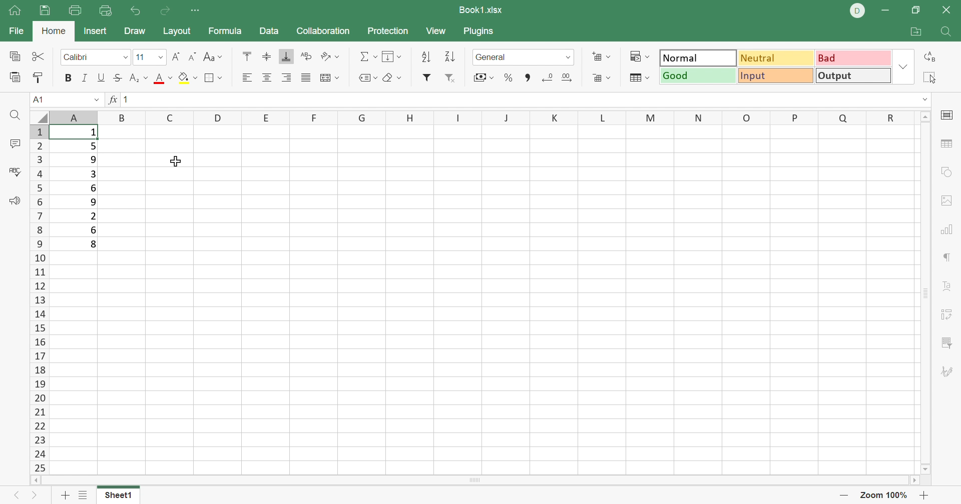  What do you see at coordinates (395, 78) in the screenshot?
I see `Clear` at bounding box center [395, 78].